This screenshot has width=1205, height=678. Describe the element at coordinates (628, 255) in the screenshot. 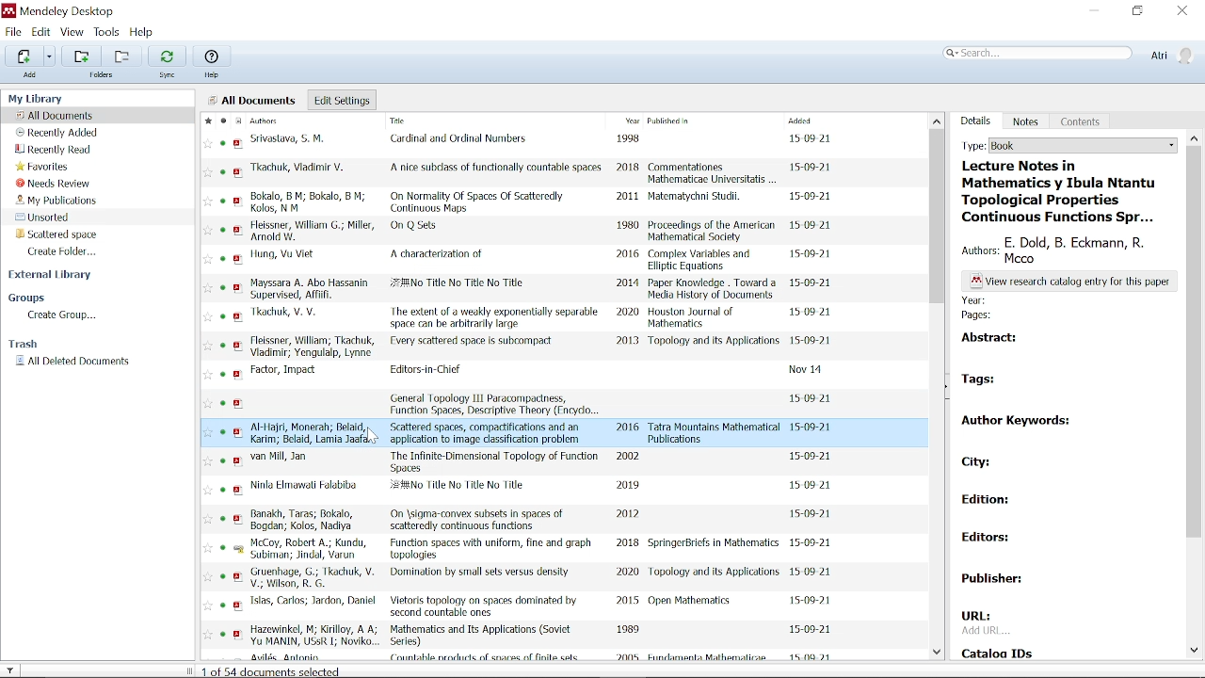

I see `2016` at that location.